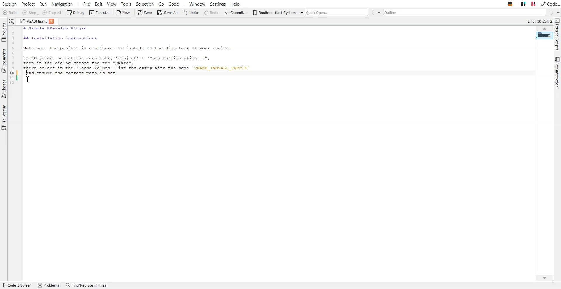  What do you see at coordinates (26, 72) in the screenshot?
I see `Text cursor` at bounding box center [26, 72].